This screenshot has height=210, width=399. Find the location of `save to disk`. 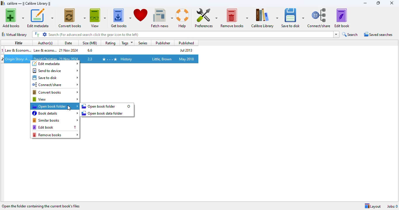

save to disk is located at coordinates (55, 78).